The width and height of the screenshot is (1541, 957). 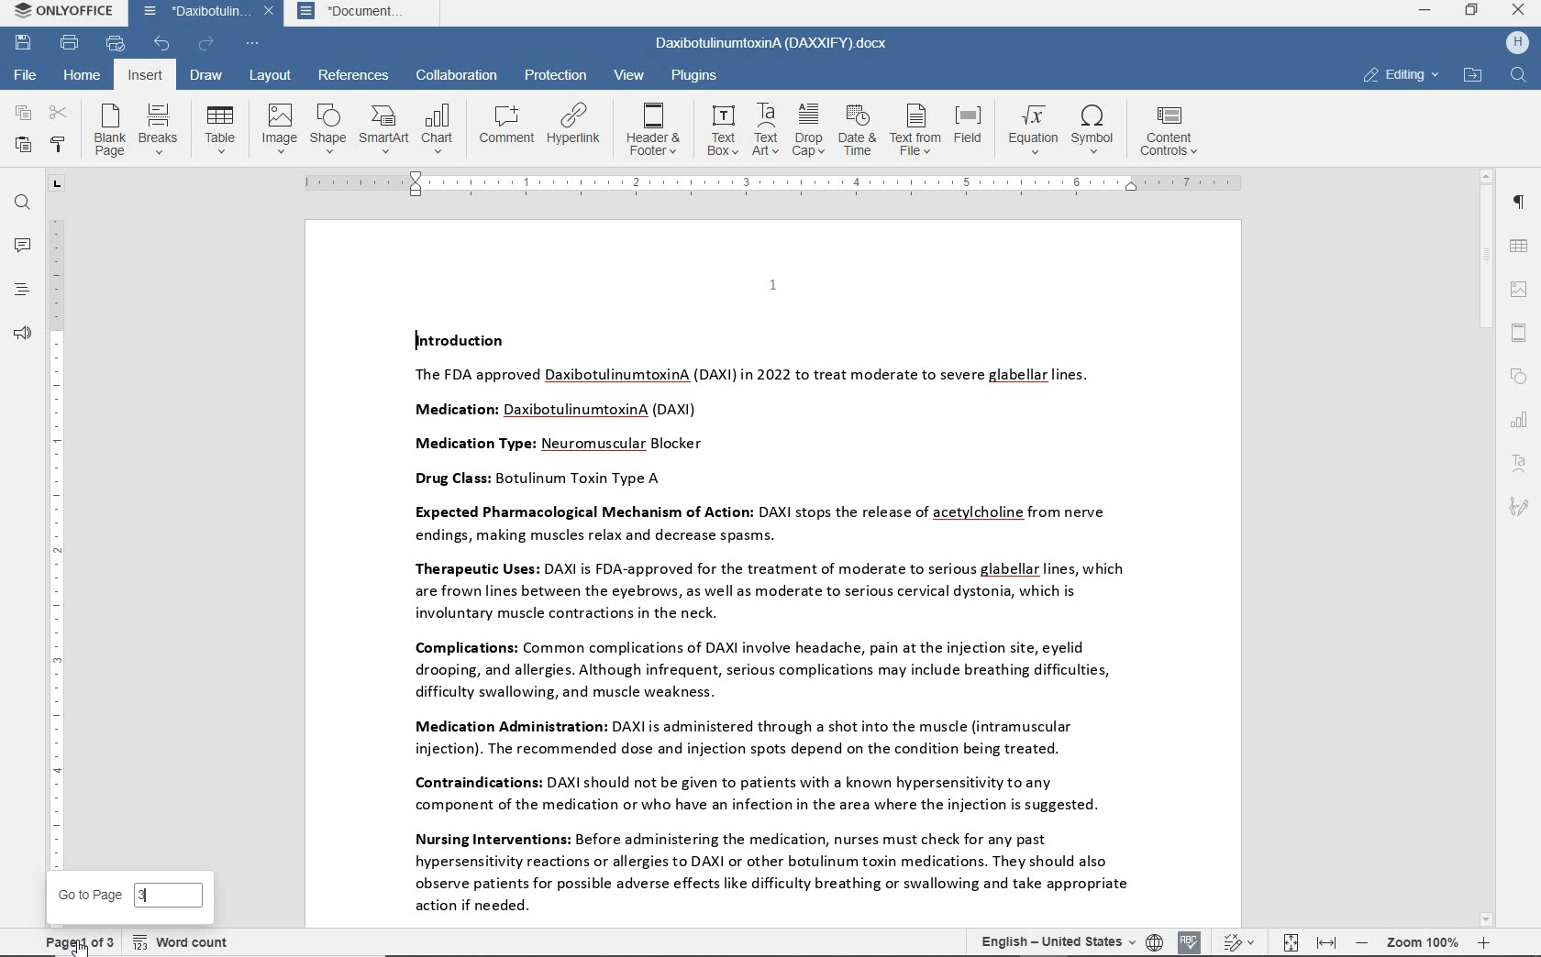 I want to click on equation, so click(x=1030, y=129).